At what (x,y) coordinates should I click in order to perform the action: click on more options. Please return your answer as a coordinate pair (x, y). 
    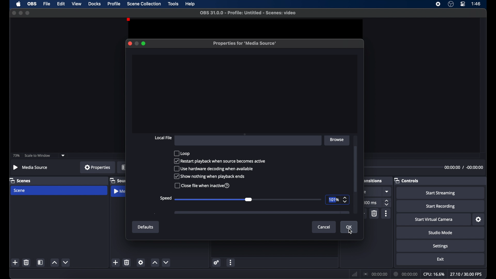
    Looking at the image, I should click on (386, 213).